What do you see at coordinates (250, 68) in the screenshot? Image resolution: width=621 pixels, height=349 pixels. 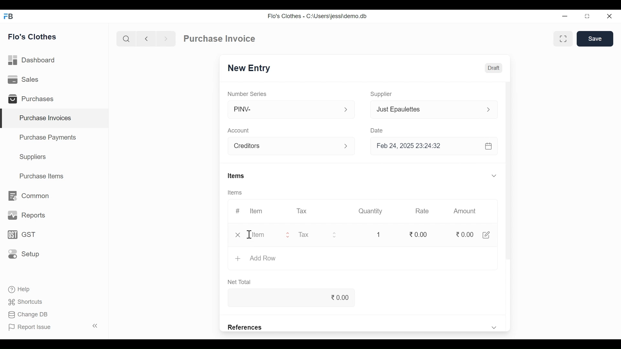 I see `New Entry` at bounding box center [250, 68].